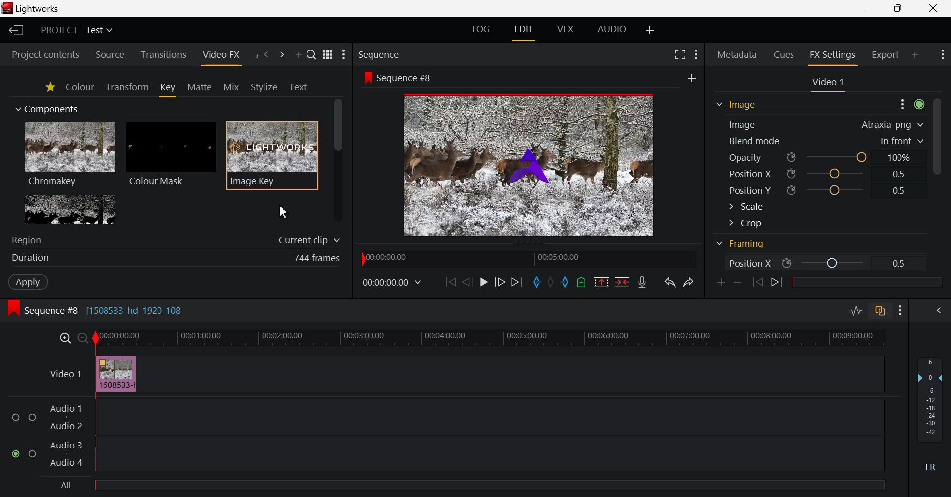 The width and height of the screenshot is (951, 497). Describe the element at coordinates (467, 282) in the screenshot. I see `Go Back` at that location.